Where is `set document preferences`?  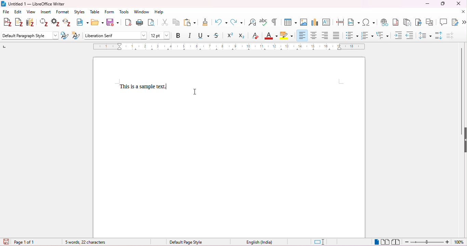 set document preferences is located at coordinates (56, 22).